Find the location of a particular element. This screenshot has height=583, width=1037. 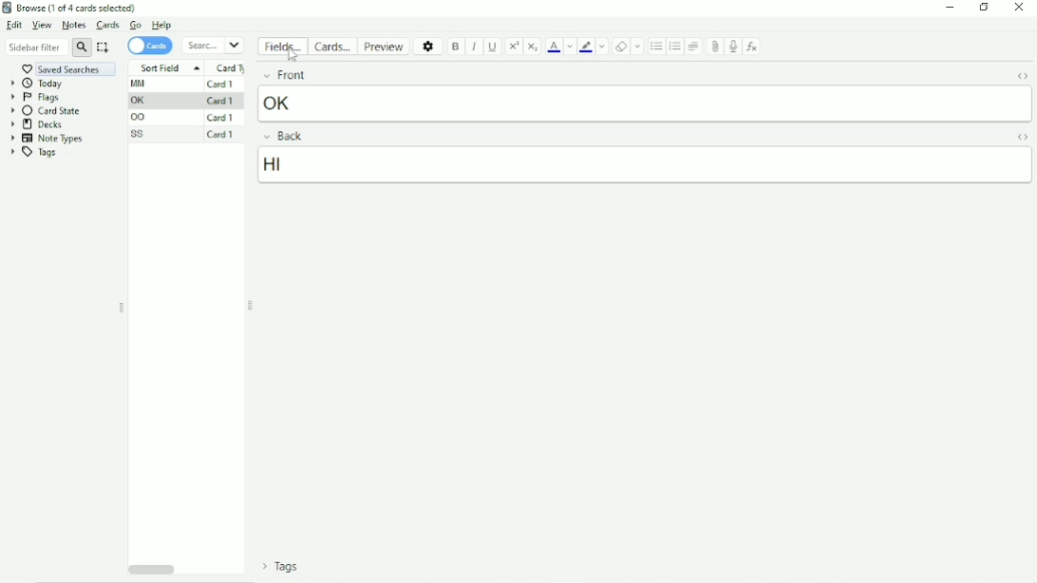

Front is located at coordinates (282, 75).